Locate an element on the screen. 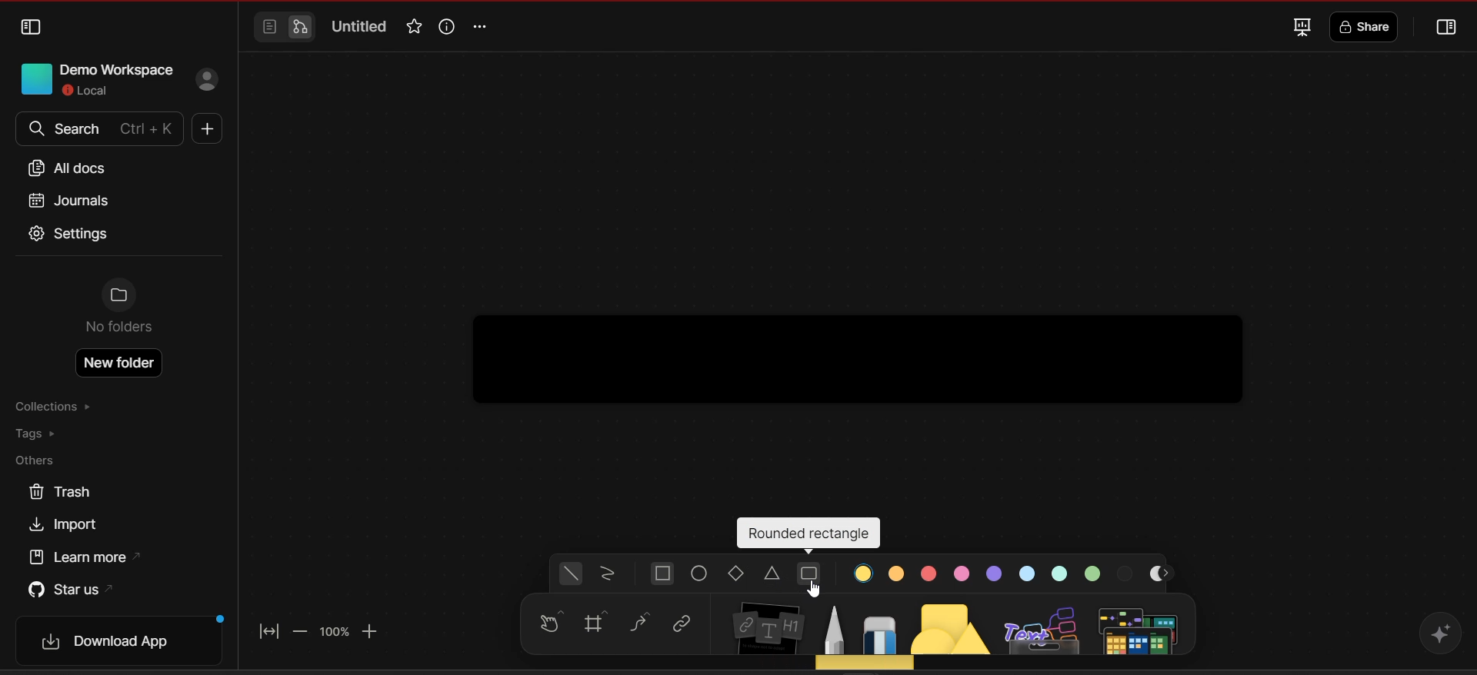  note is located at coordinates (770, 624).